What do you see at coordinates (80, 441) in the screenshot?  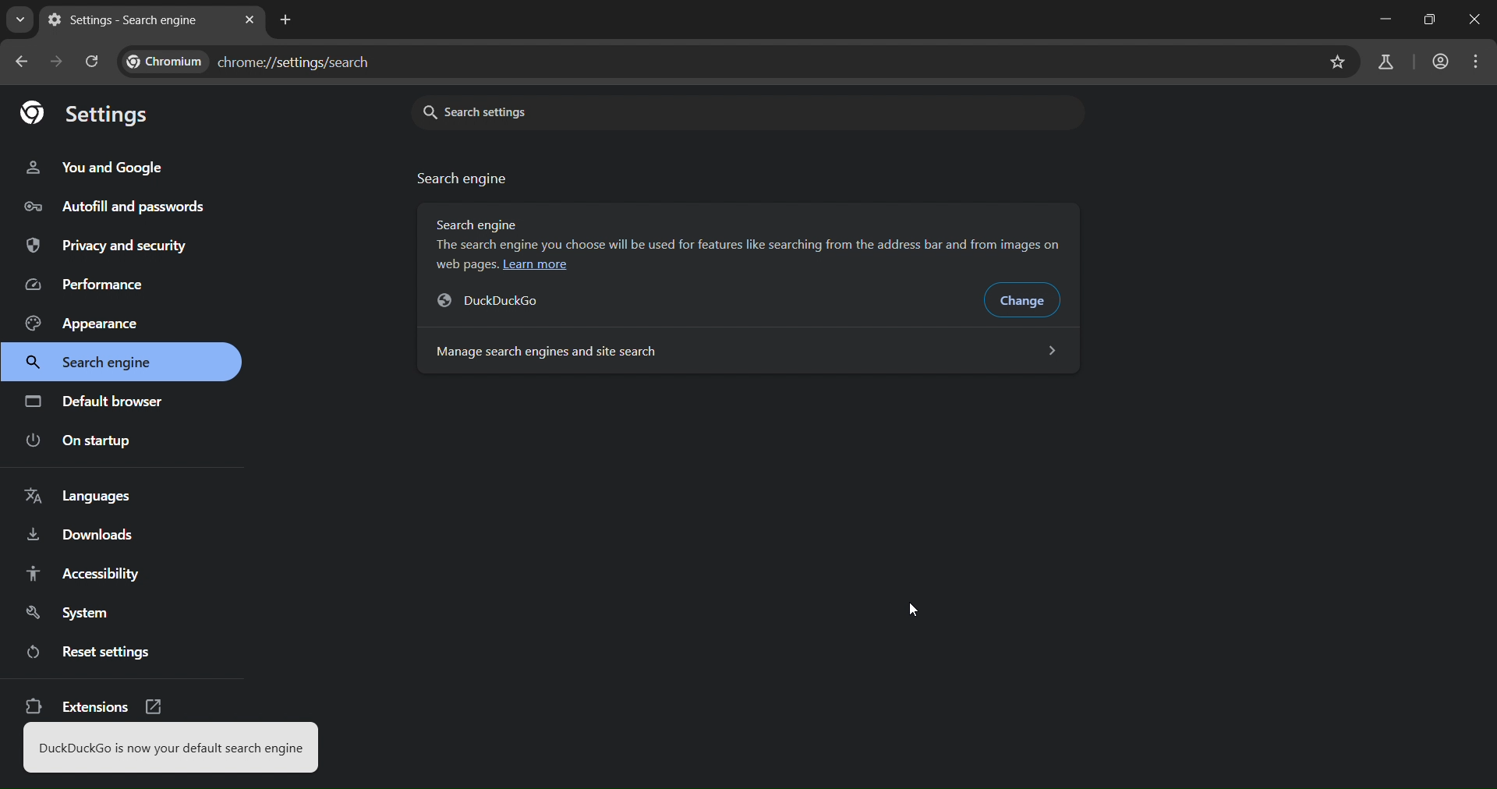 I see `on startup` at bounding box center [80, 441].